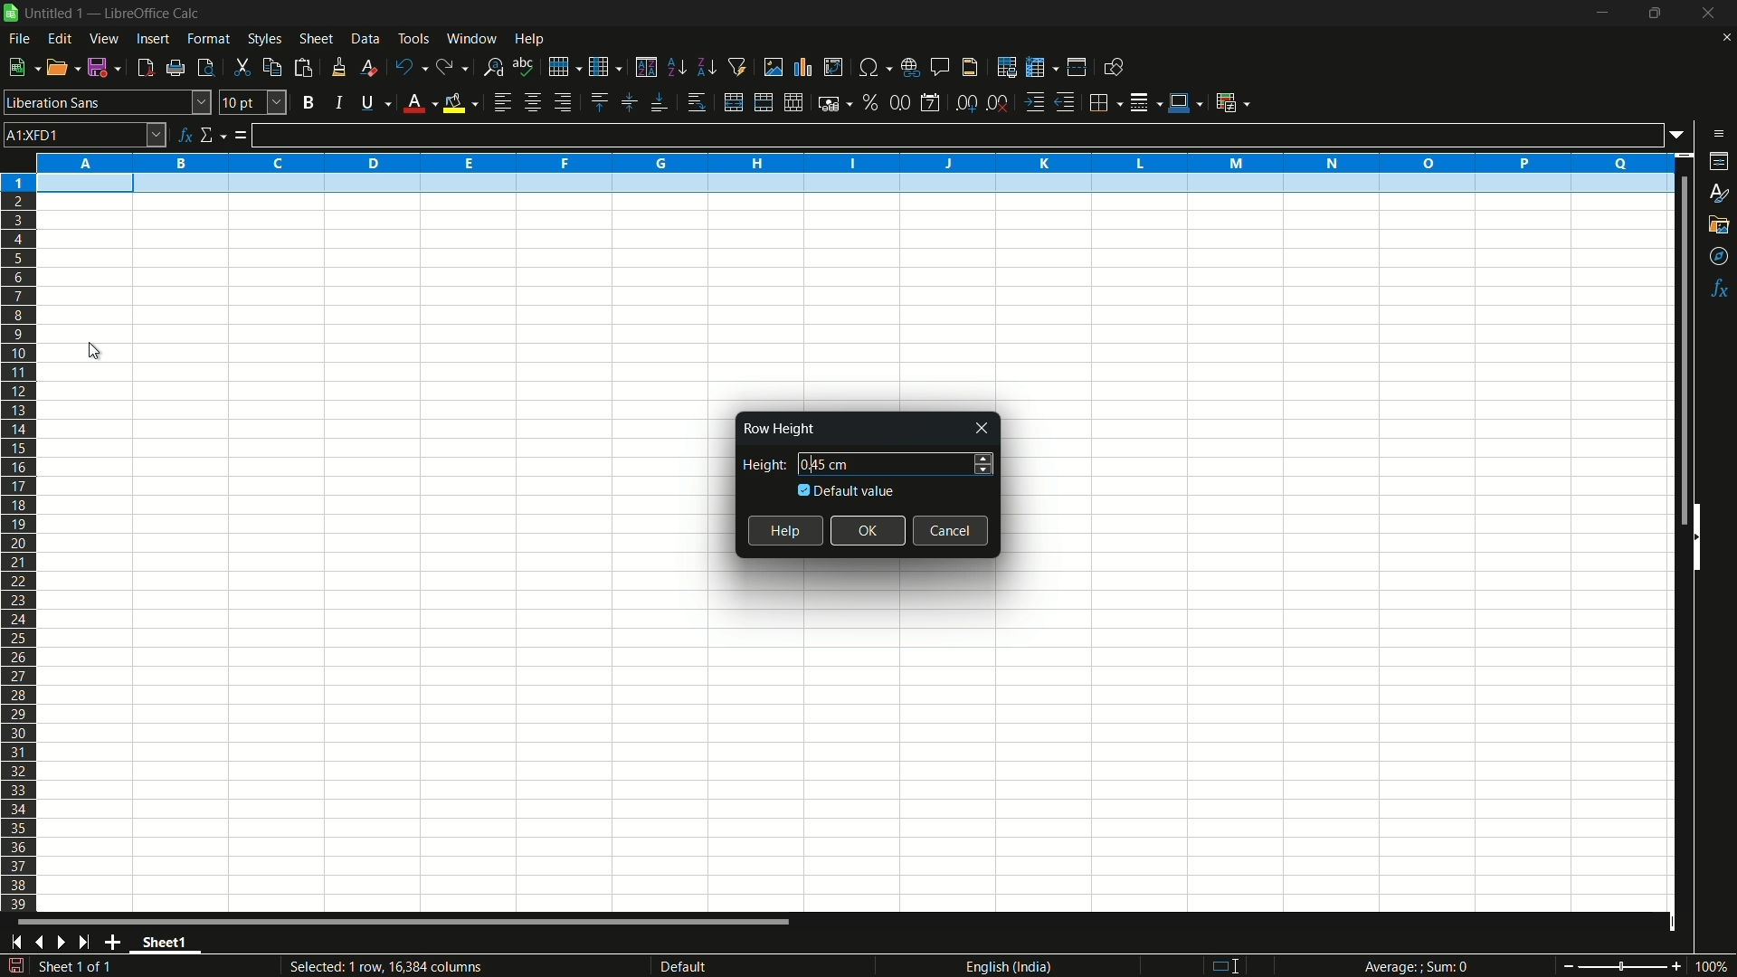 This screenshot has height=977, width=1737. I want to click on next sheet, so click(65, 942).